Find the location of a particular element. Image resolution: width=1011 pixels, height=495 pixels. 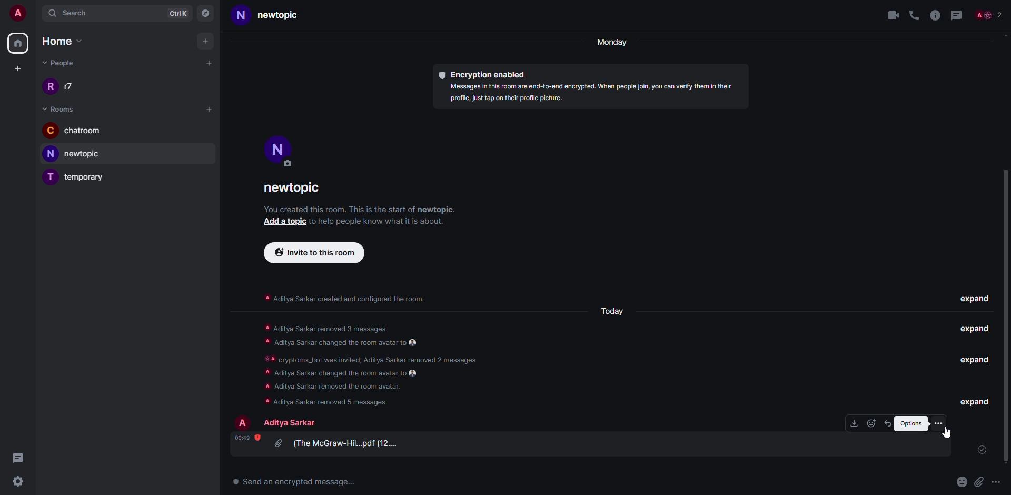

new topic is located at coordinates (78, 153).